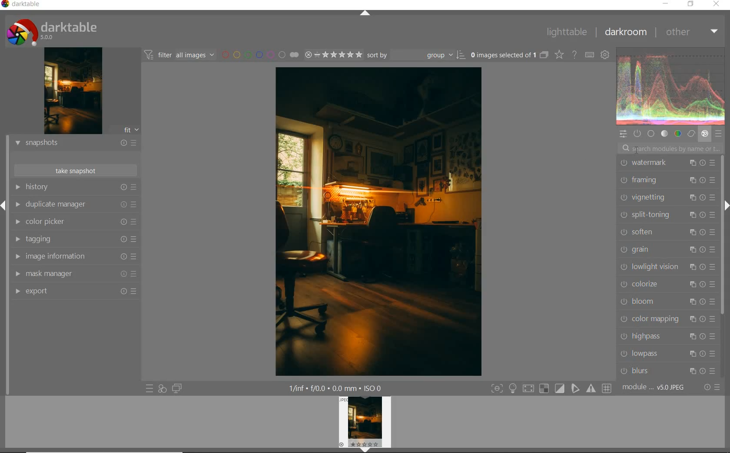 The width and height of the screenshot is (730, 453). What do you see at coordinates (720, 134) in the screenshot?
I see `presets` at bounding box center [720, 134].